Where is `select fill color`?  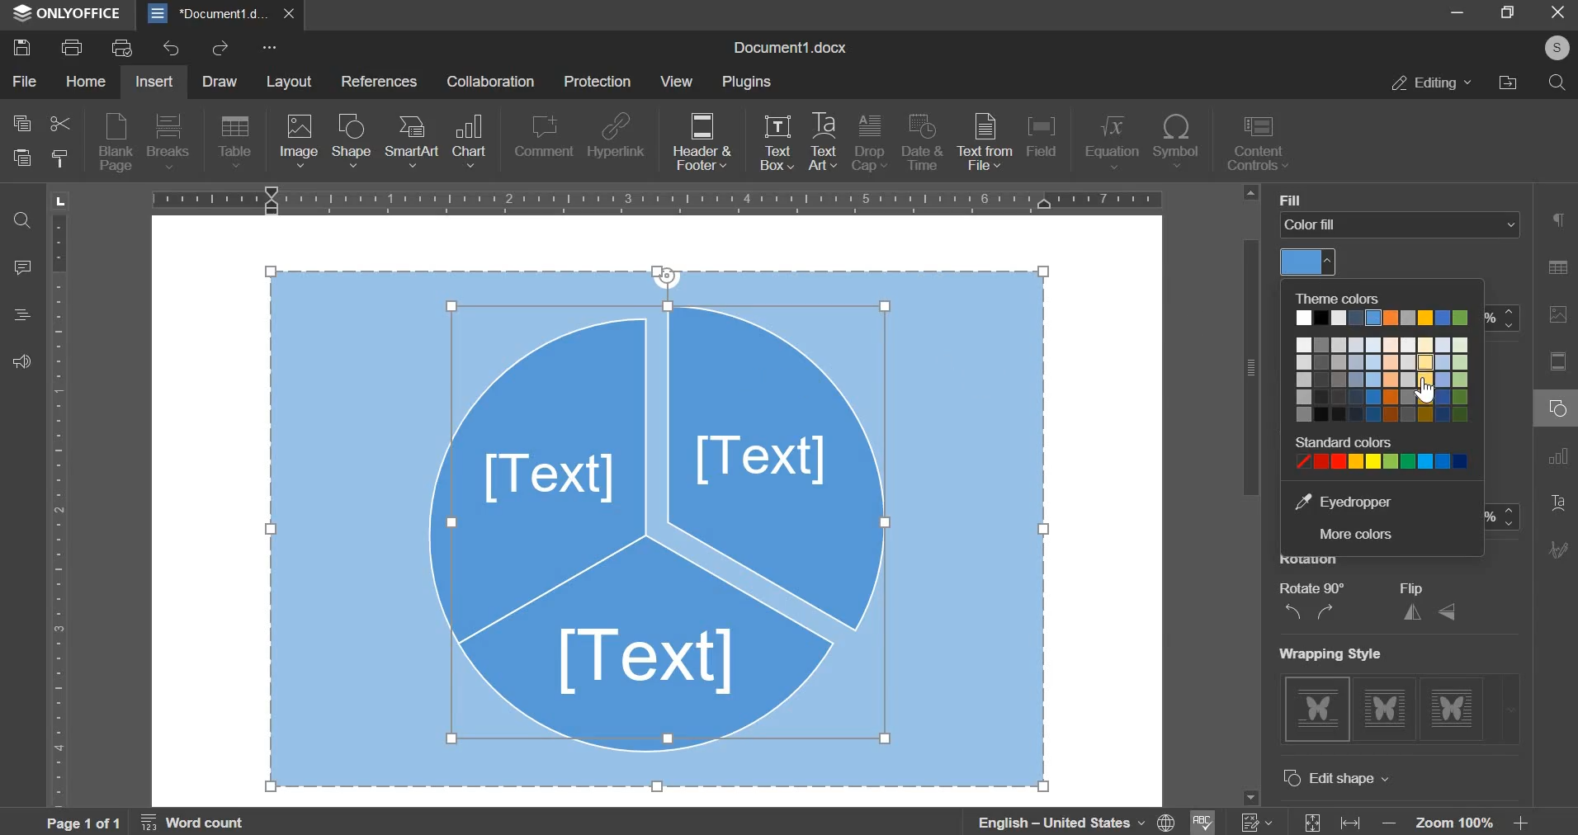 select fill color is located at coordinates (1311, 263).